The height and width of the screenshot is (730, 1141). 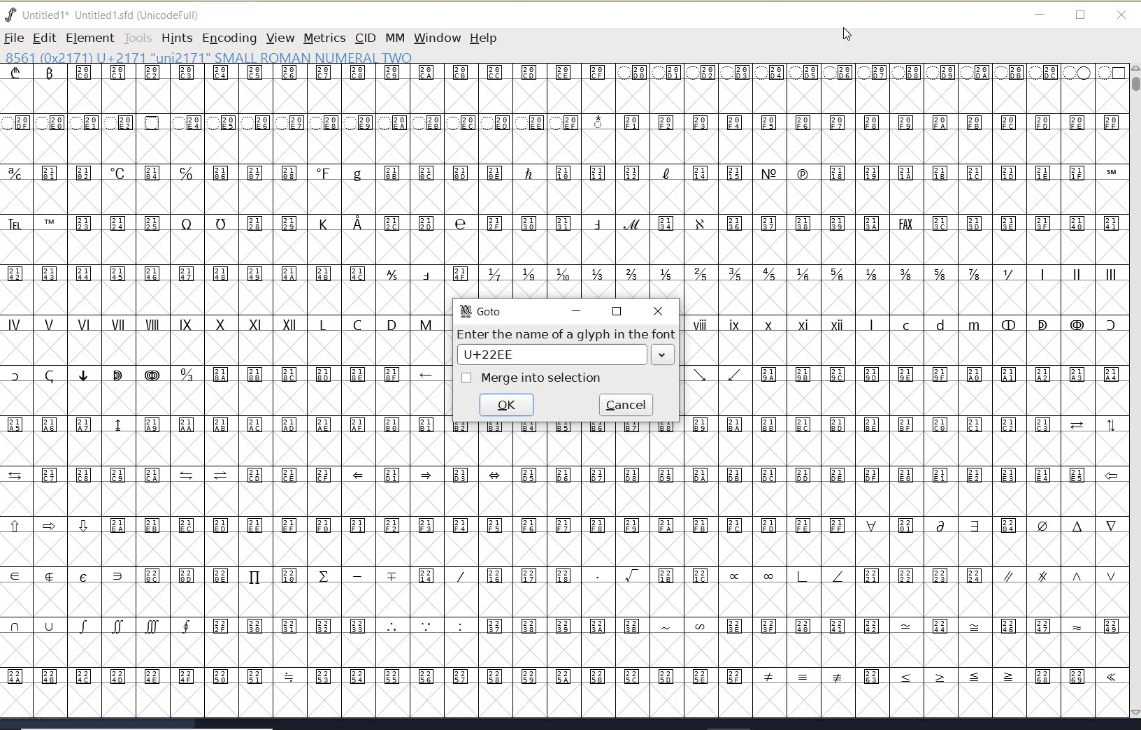 I want to click on close, so click(x=1121, y=15).